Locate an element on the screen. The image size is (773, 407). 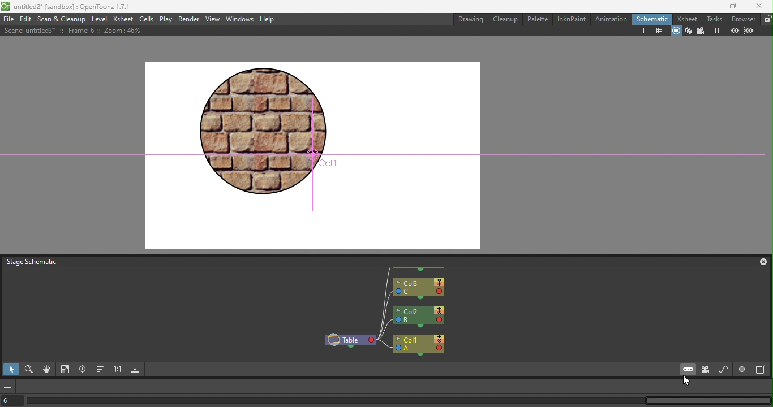
untitled2* [sandbox]:OpenToonz 1.7.1 is located at coordinates (67, 7).